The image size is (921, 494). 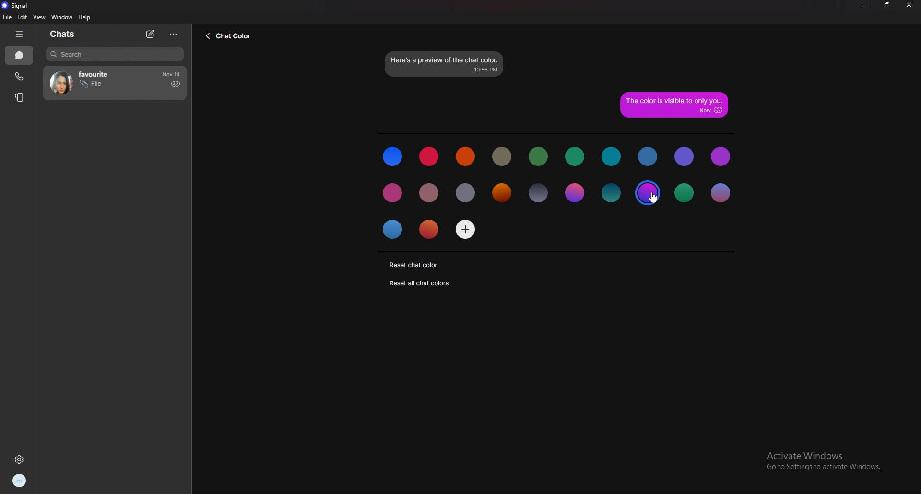 What do you see at coordinates (413, 265) in the screenshot?
I see `reset chat color` at bounding box center [413, 265].